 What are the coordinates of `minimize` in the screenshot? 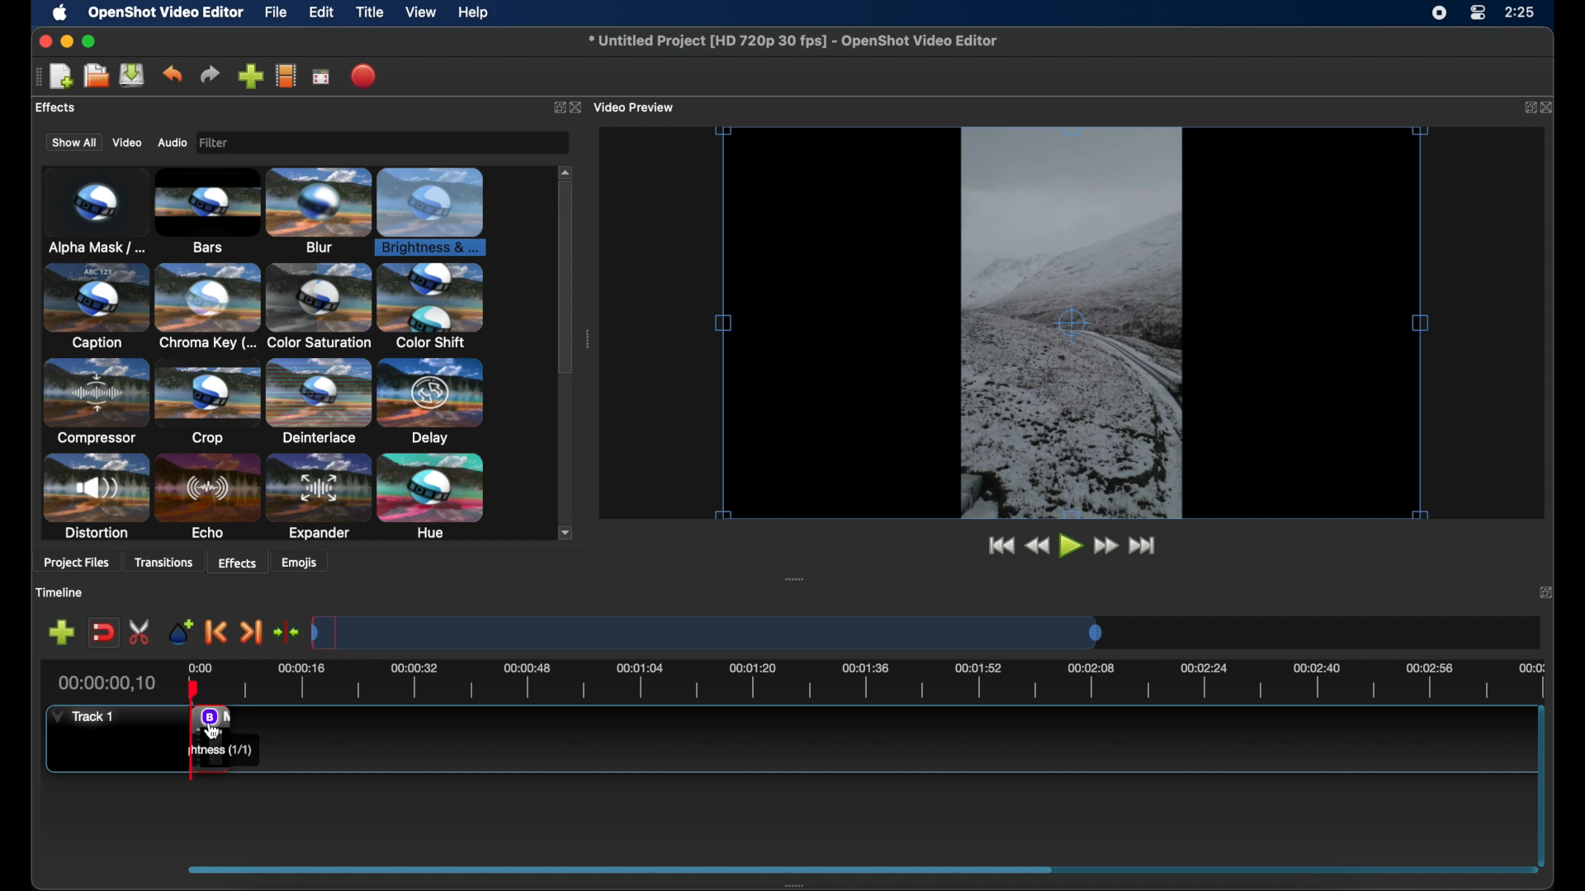 It's located at (68, 40).